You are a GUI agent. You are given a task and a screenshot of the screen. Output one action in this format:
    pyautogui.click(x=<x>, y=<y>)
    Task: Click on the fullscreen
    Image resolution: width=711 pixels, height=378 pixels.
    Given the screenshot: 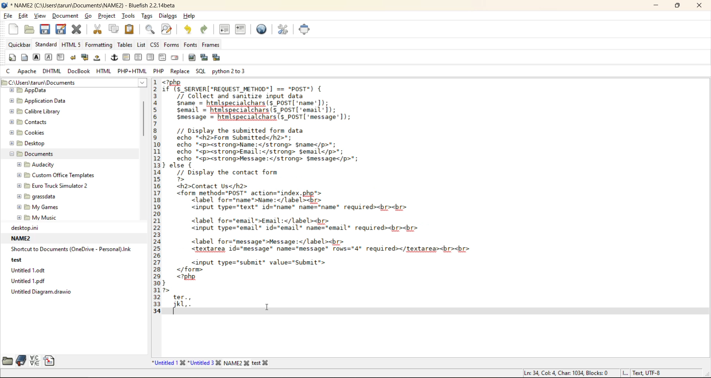 What is the action you would take?
    pyautogui.click(x=307, y=30)
    